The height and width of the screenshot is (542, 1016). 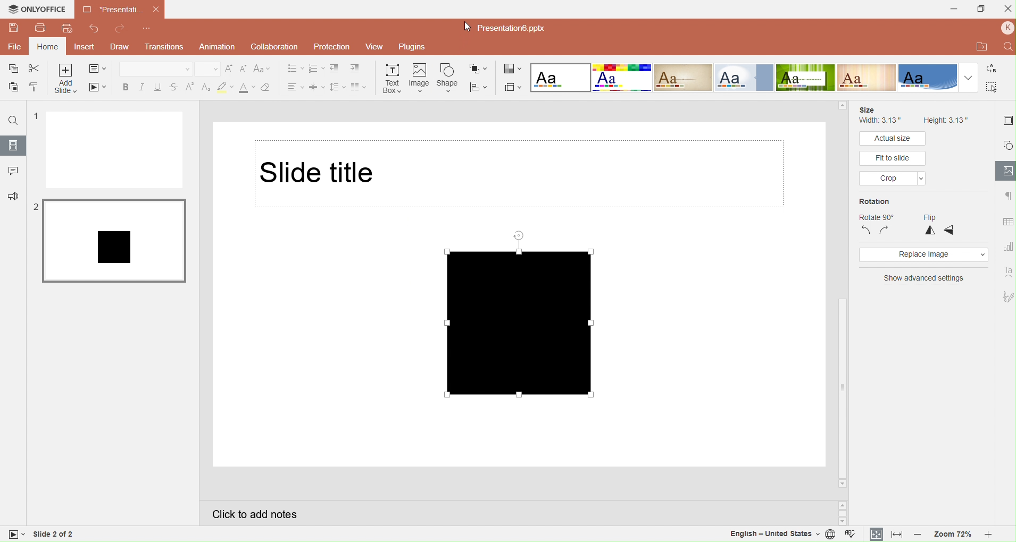 What do you see at coordinates (1006, 272) in the screenshot?
I see `Text ART setting` at bounding box center [1006, 272].